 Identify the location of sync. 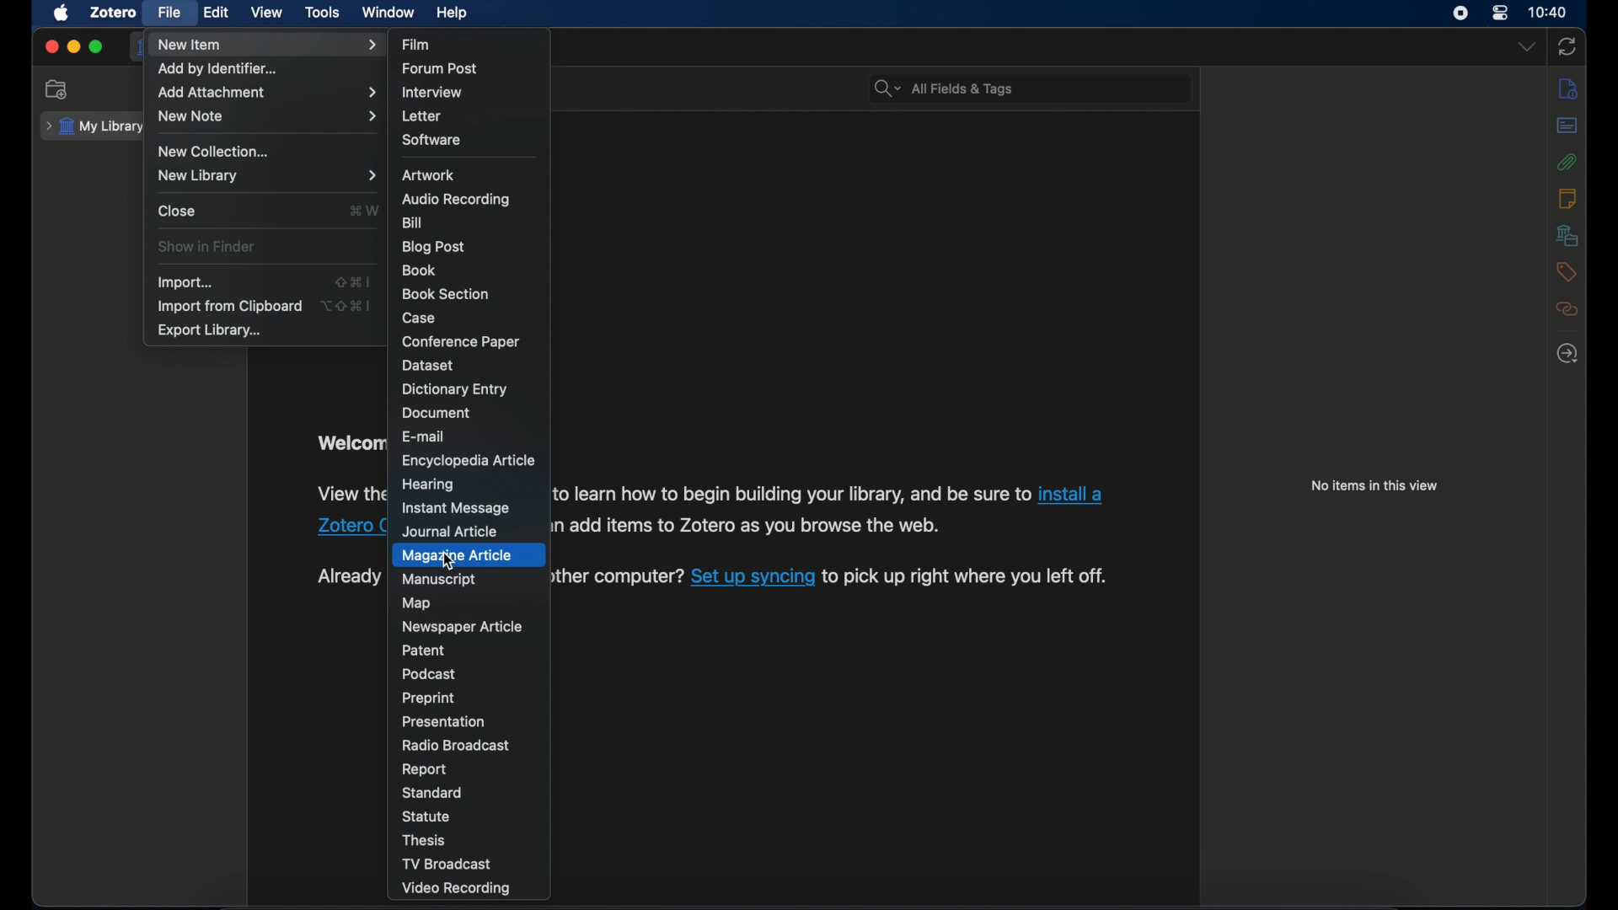
(1567, 48).